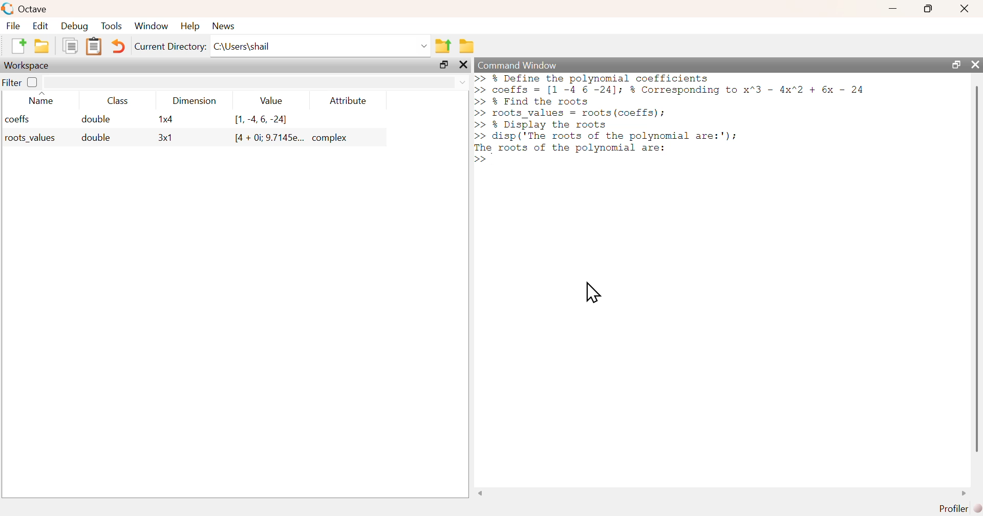  What do you see at coordinates (165, 138) in the screenshot?
I see `3x1` at bounding box center [165, 138].